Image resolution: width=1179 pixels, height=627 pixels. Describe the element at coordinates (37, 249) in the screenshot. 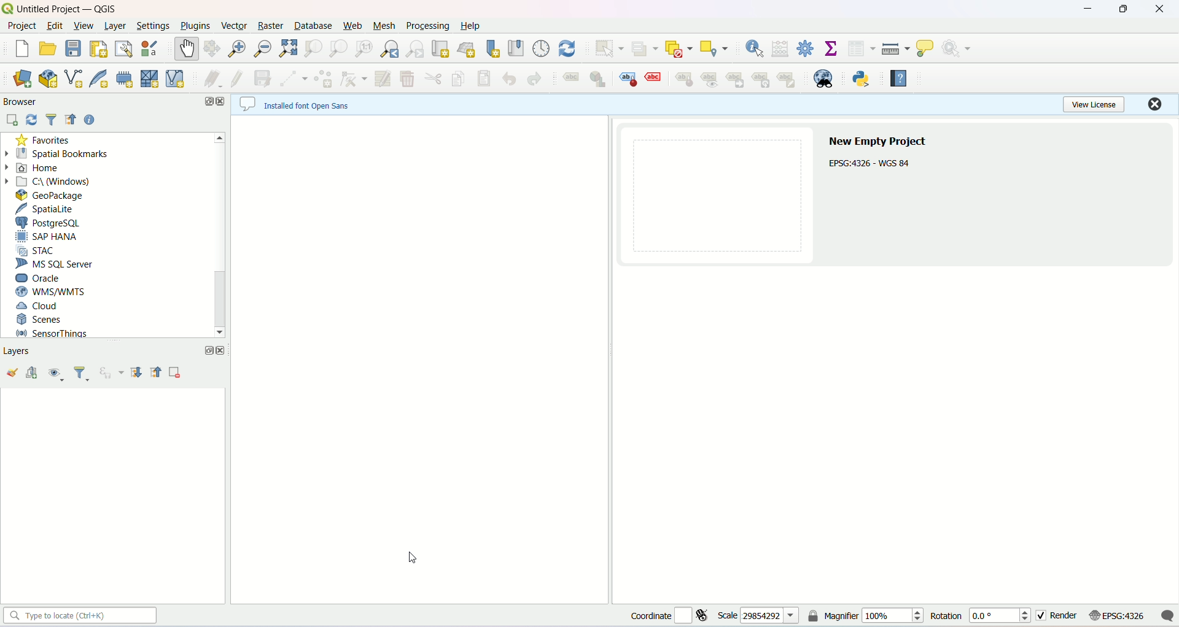

I see `STAC` at that location.